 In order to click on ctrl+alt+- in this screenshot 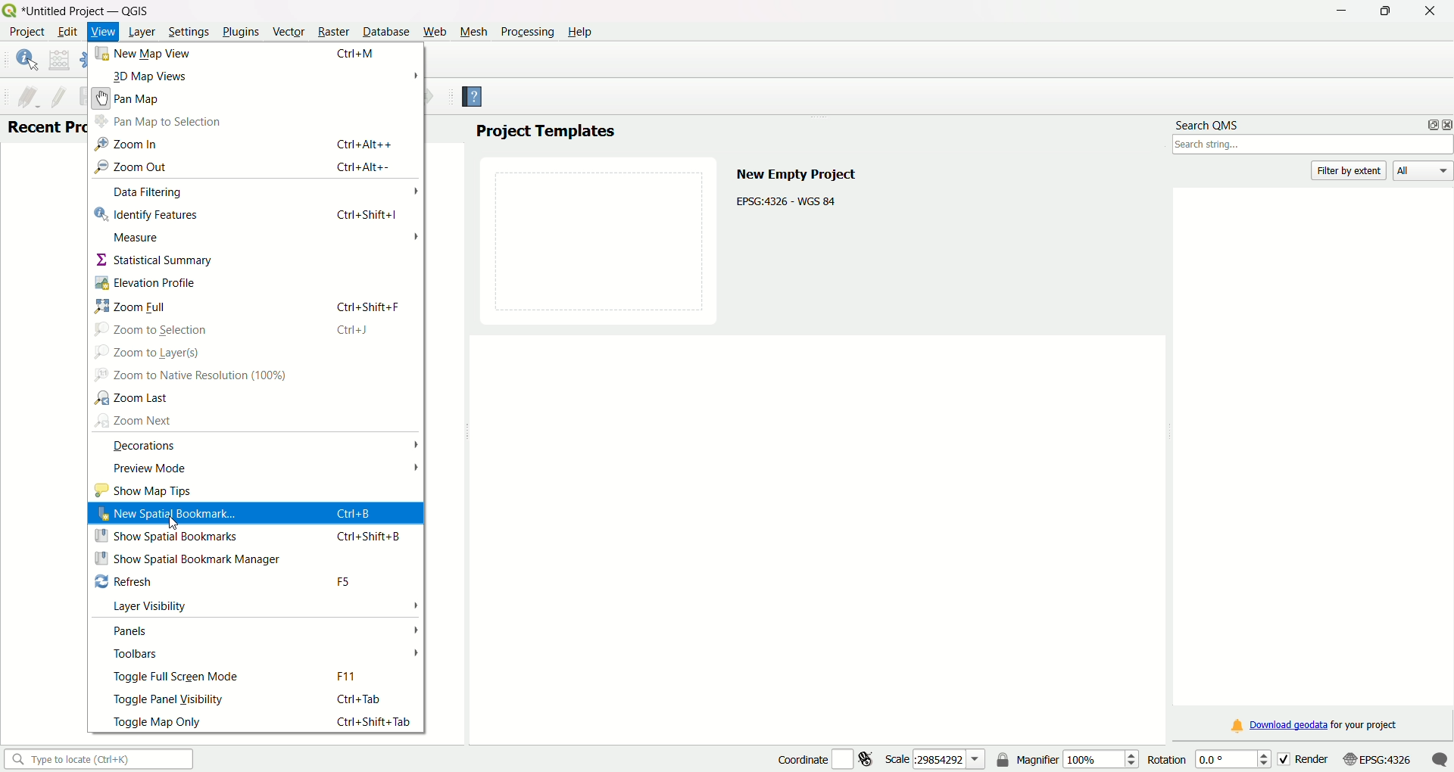, I will do `click(363, 166)`.